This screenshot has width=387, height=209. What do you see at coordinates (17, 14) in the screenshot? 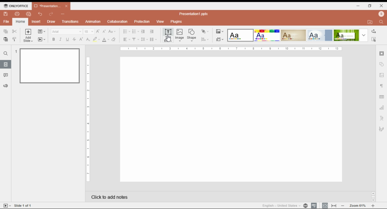
I see `print file` at bounding box center [17, 14].